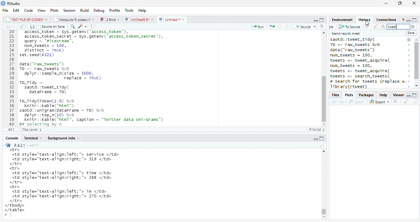  I want to click on Done, so click(409, 32).